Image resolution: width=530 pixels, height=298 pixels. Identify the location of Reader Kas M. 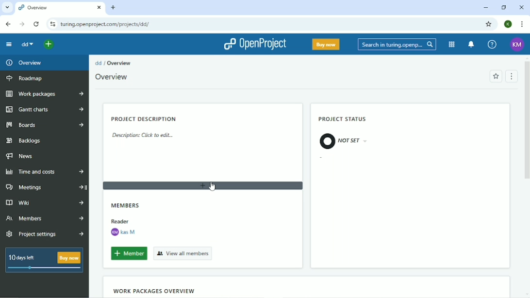
(125, 227).